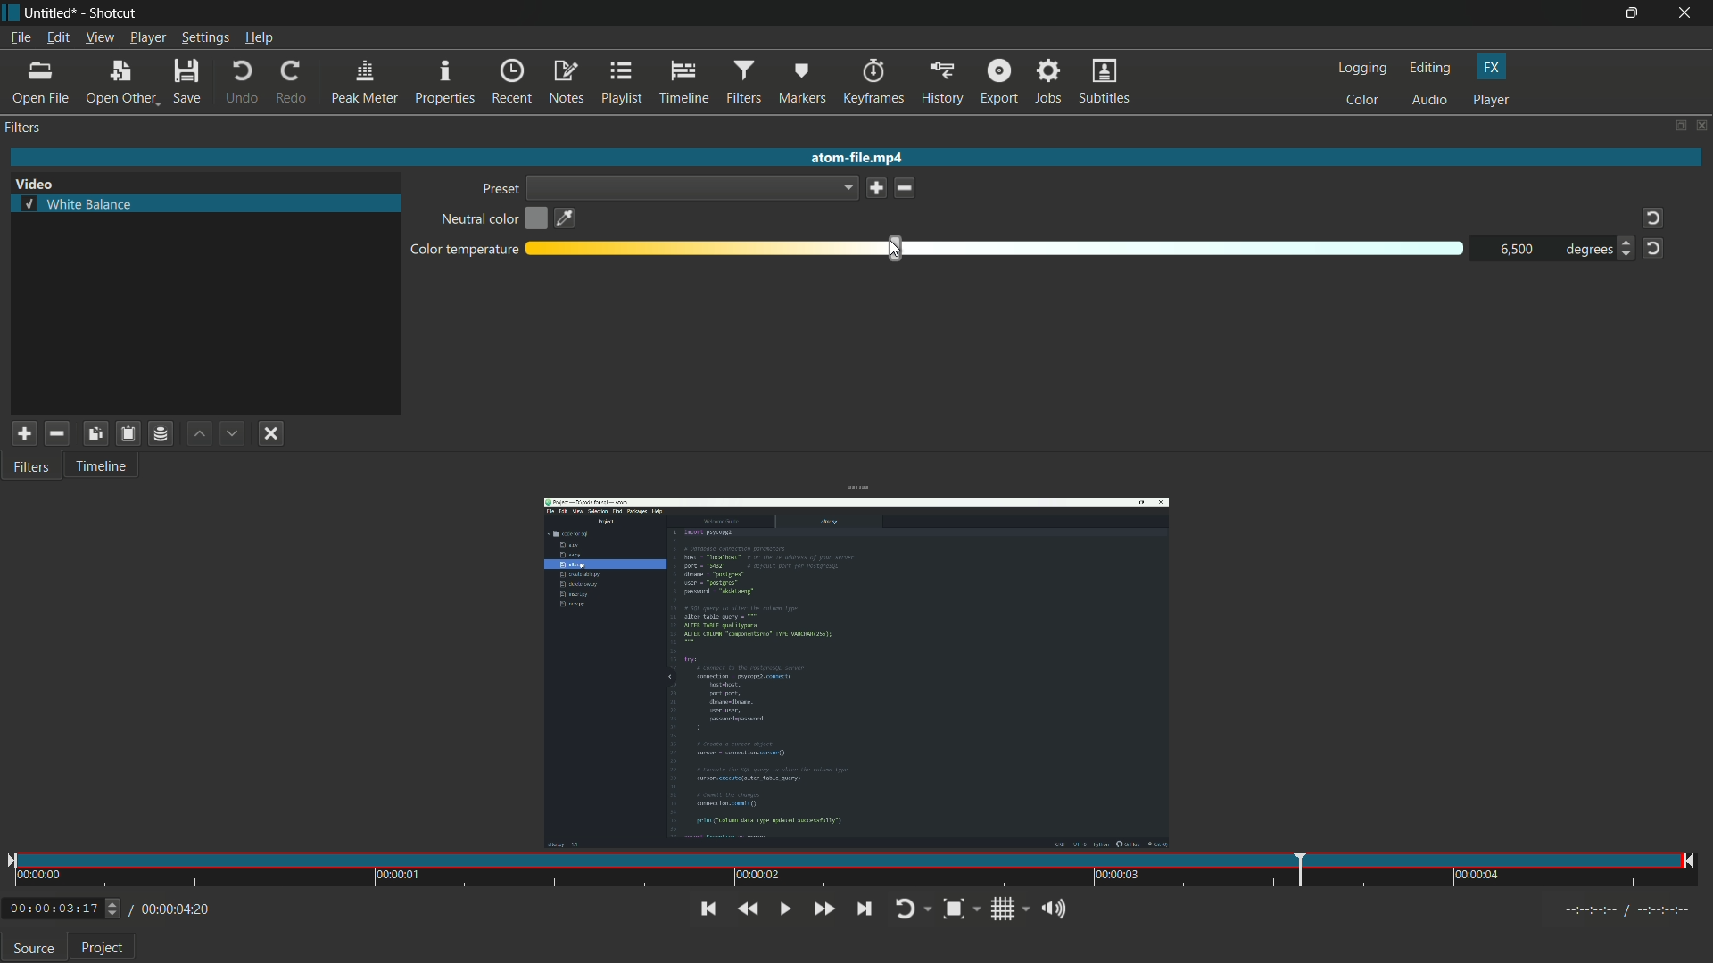  I want to click on 0:00:03:17 (current time), so click(62, 906).